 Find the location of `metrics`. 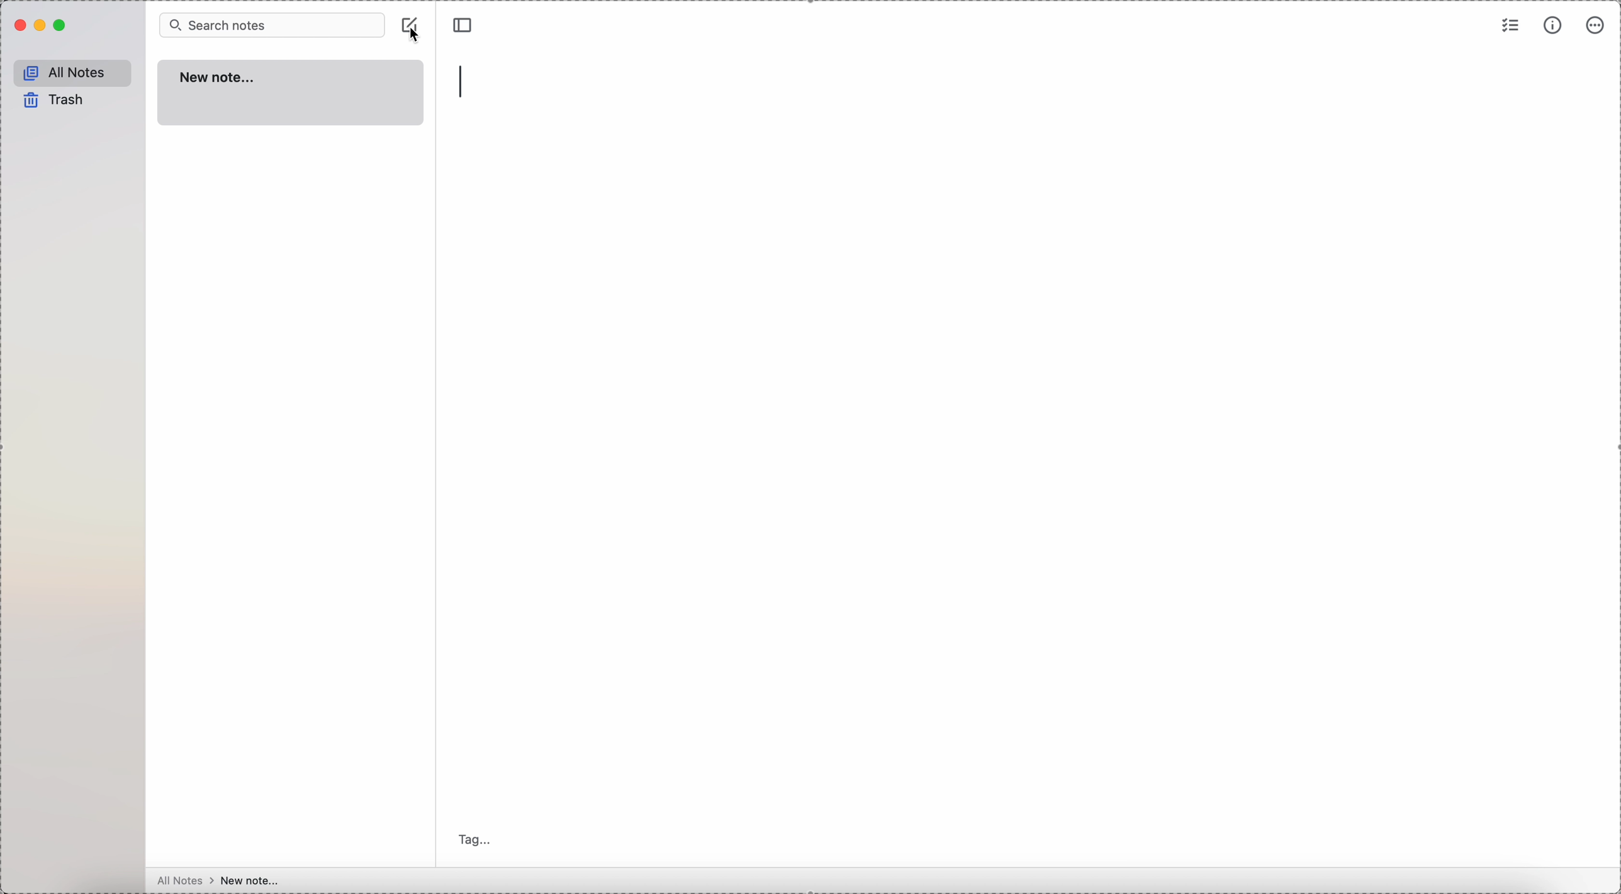

metrics is located at coordinates (1552, 27).